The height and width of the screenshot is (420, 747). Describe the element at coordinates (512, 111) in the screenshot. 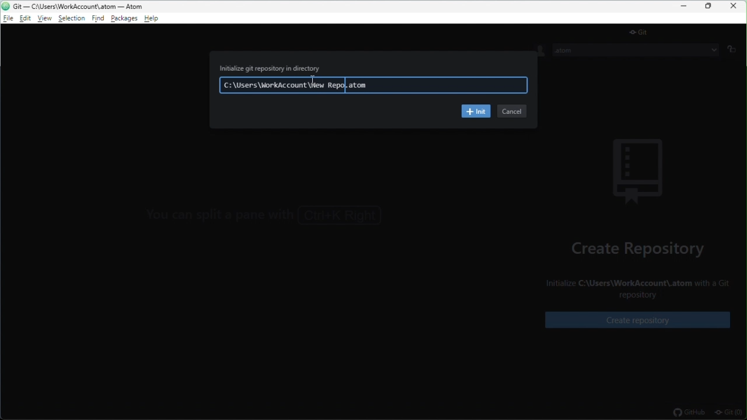

I see `cancel` at that location.